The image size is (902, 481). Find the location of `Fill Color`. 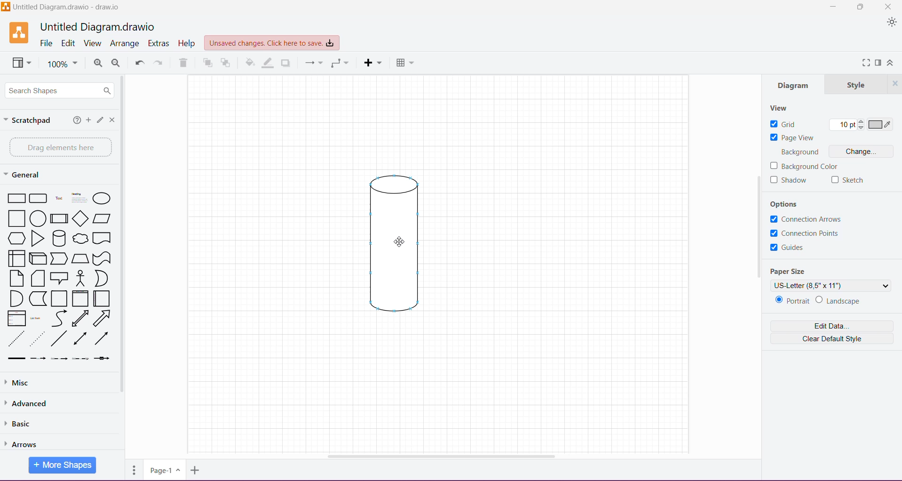

Fill Color is located at coordinates (249, 64).